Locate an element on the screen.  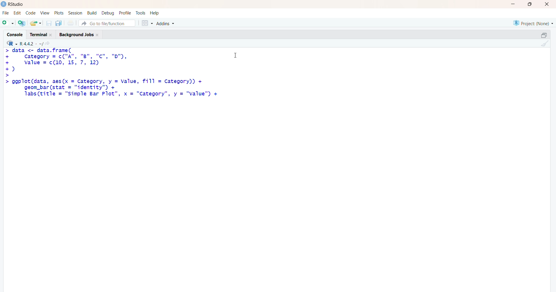
help is located at coordinates (156, 13).